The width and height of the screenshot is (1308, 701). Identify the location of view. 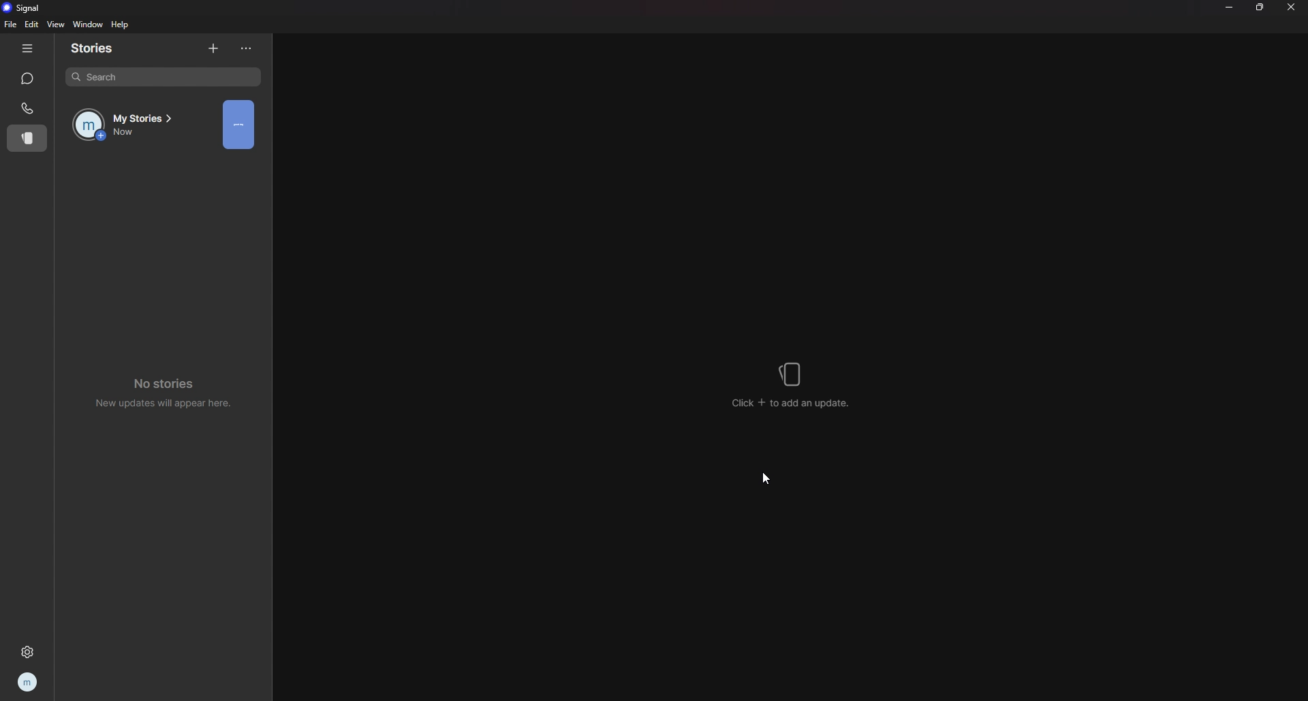
(55, 24).